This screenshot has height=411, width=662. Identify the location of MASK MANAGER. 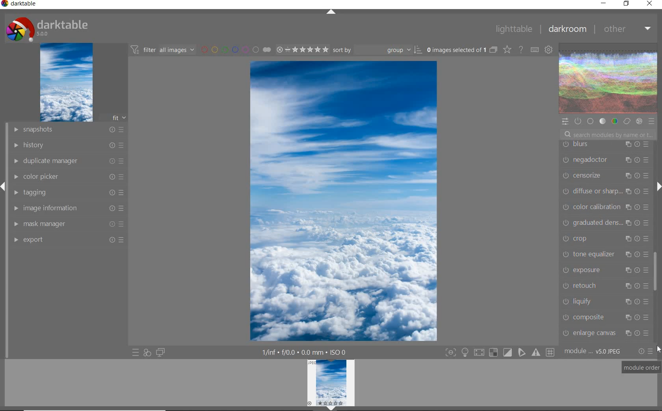
(70, 224).